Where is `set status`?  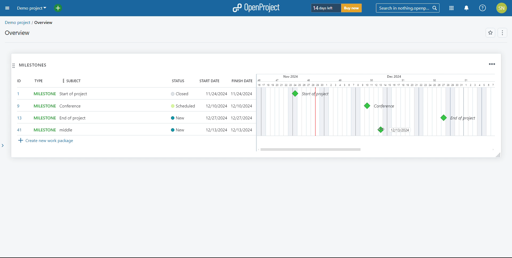
set status is located at coordinates (182, 112).